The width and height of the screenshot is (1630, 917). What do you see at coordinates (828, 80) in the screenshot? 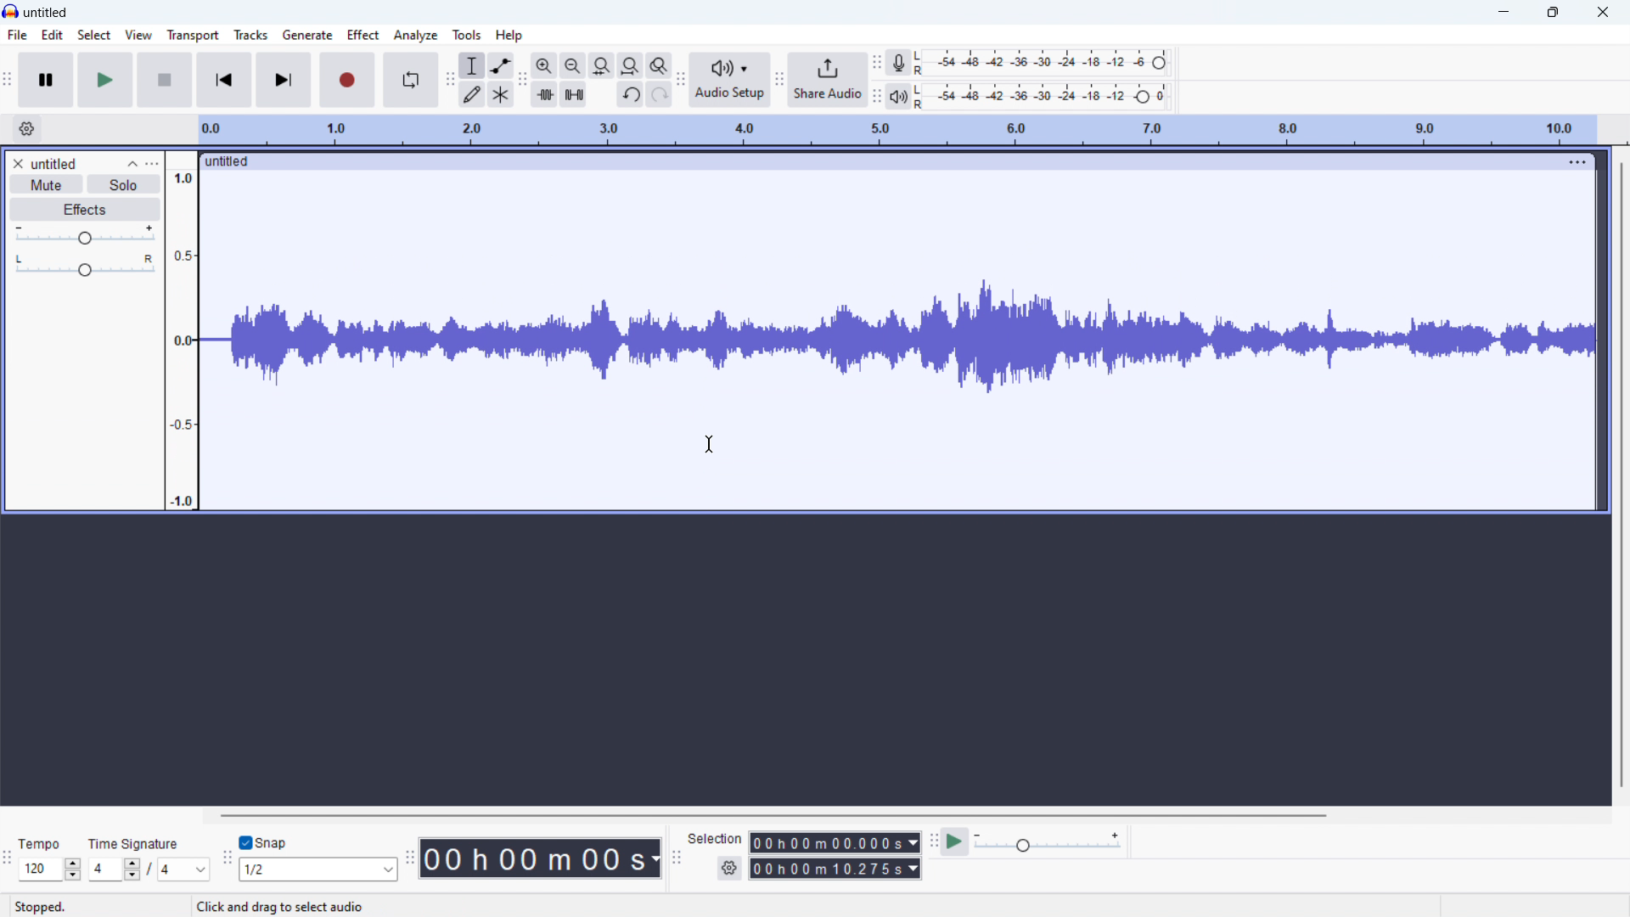
I see `share audio` at bounding box center [828, 80].